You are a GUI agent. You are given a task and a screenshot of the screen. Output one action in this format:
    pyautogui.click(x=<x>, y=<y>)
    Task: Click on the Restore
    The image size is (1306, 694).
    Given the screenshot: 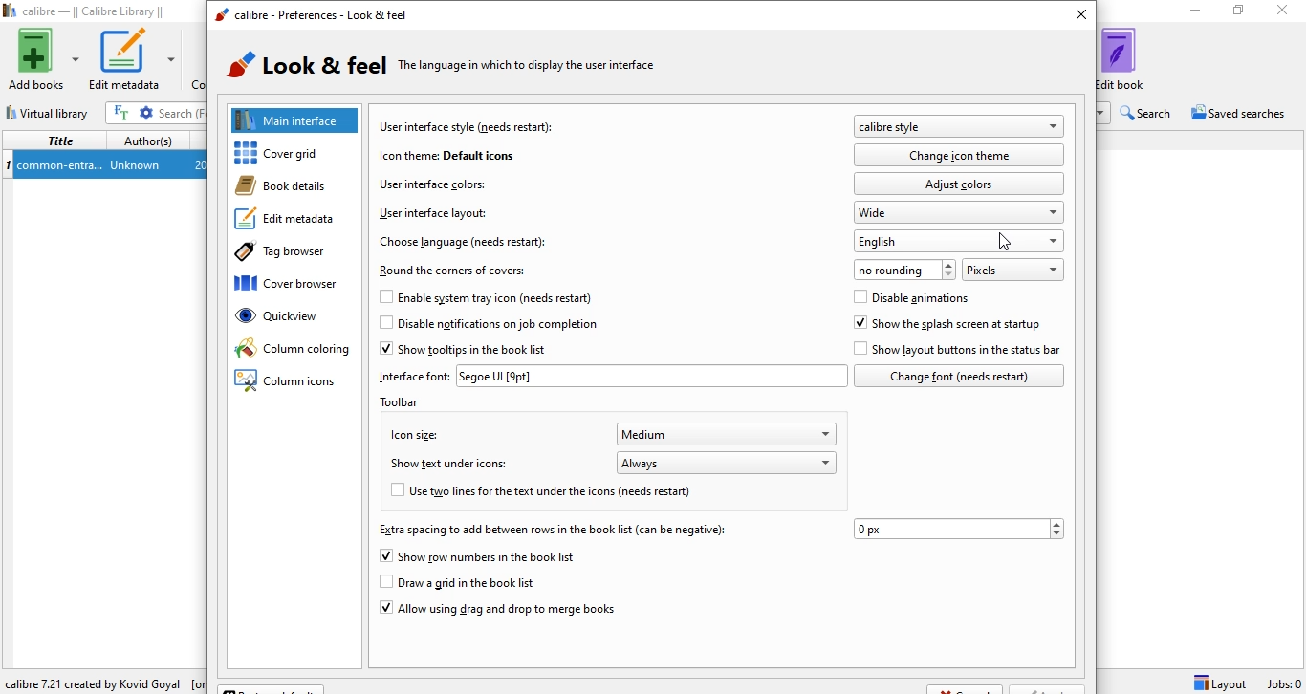 What is the action you would take?
    pyautogui.click(x=1238, y=13)
    